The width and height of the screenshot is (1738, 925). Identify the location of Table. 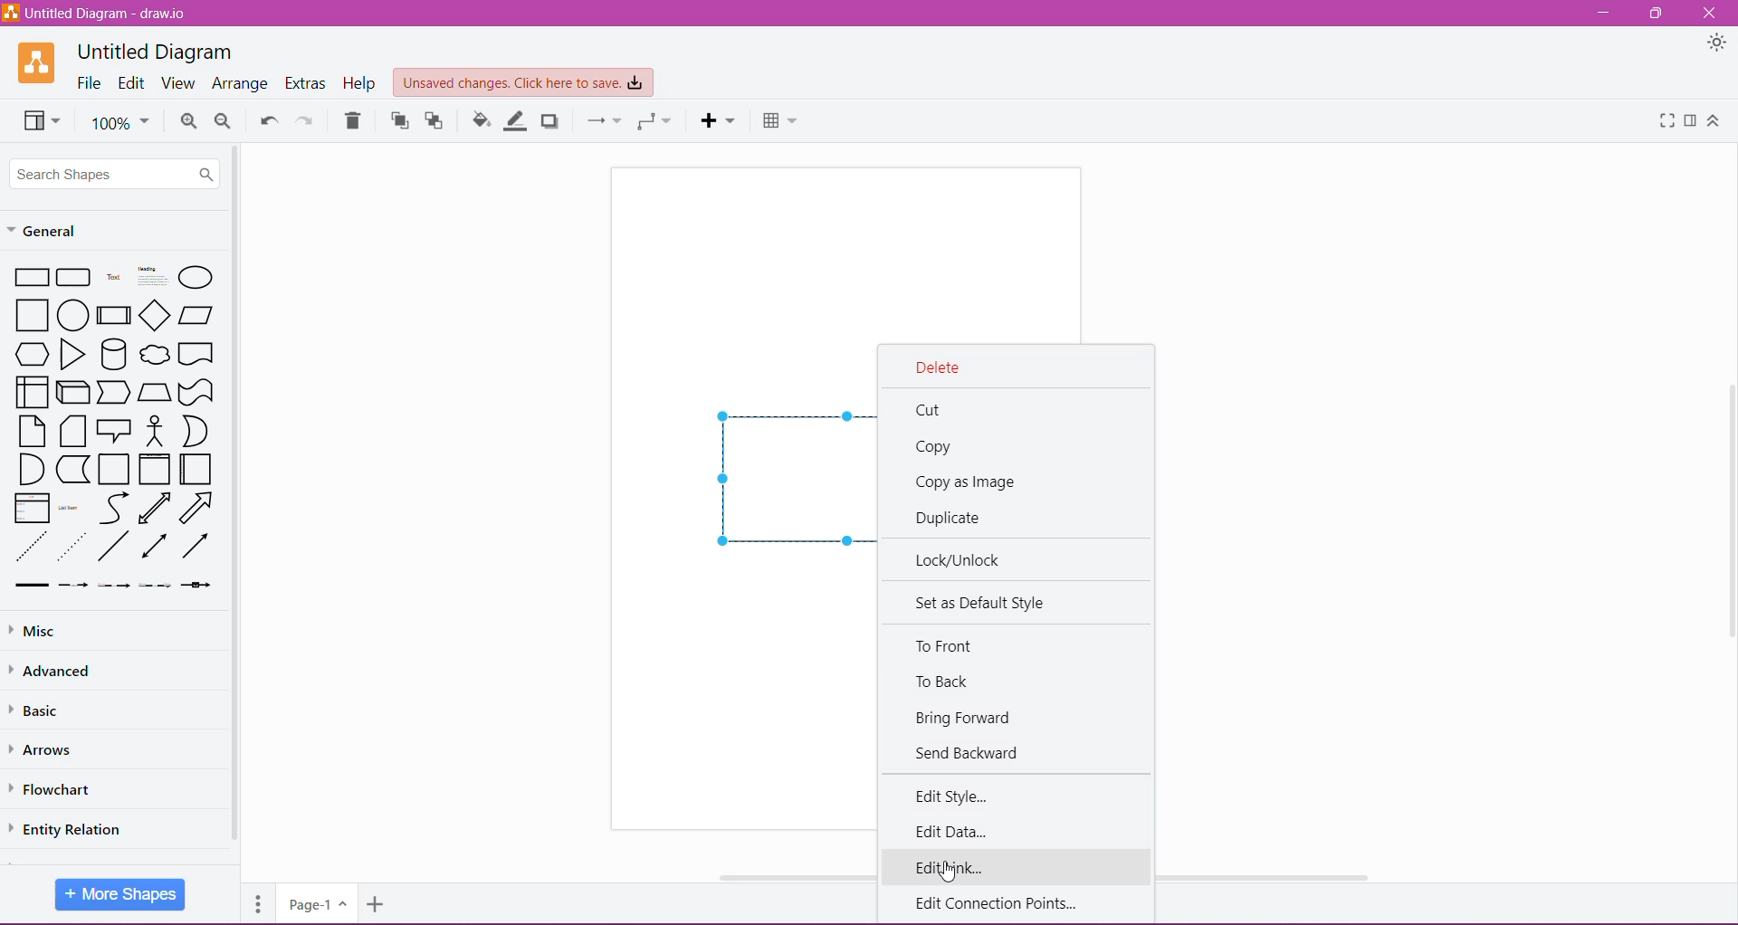
(782, 123).